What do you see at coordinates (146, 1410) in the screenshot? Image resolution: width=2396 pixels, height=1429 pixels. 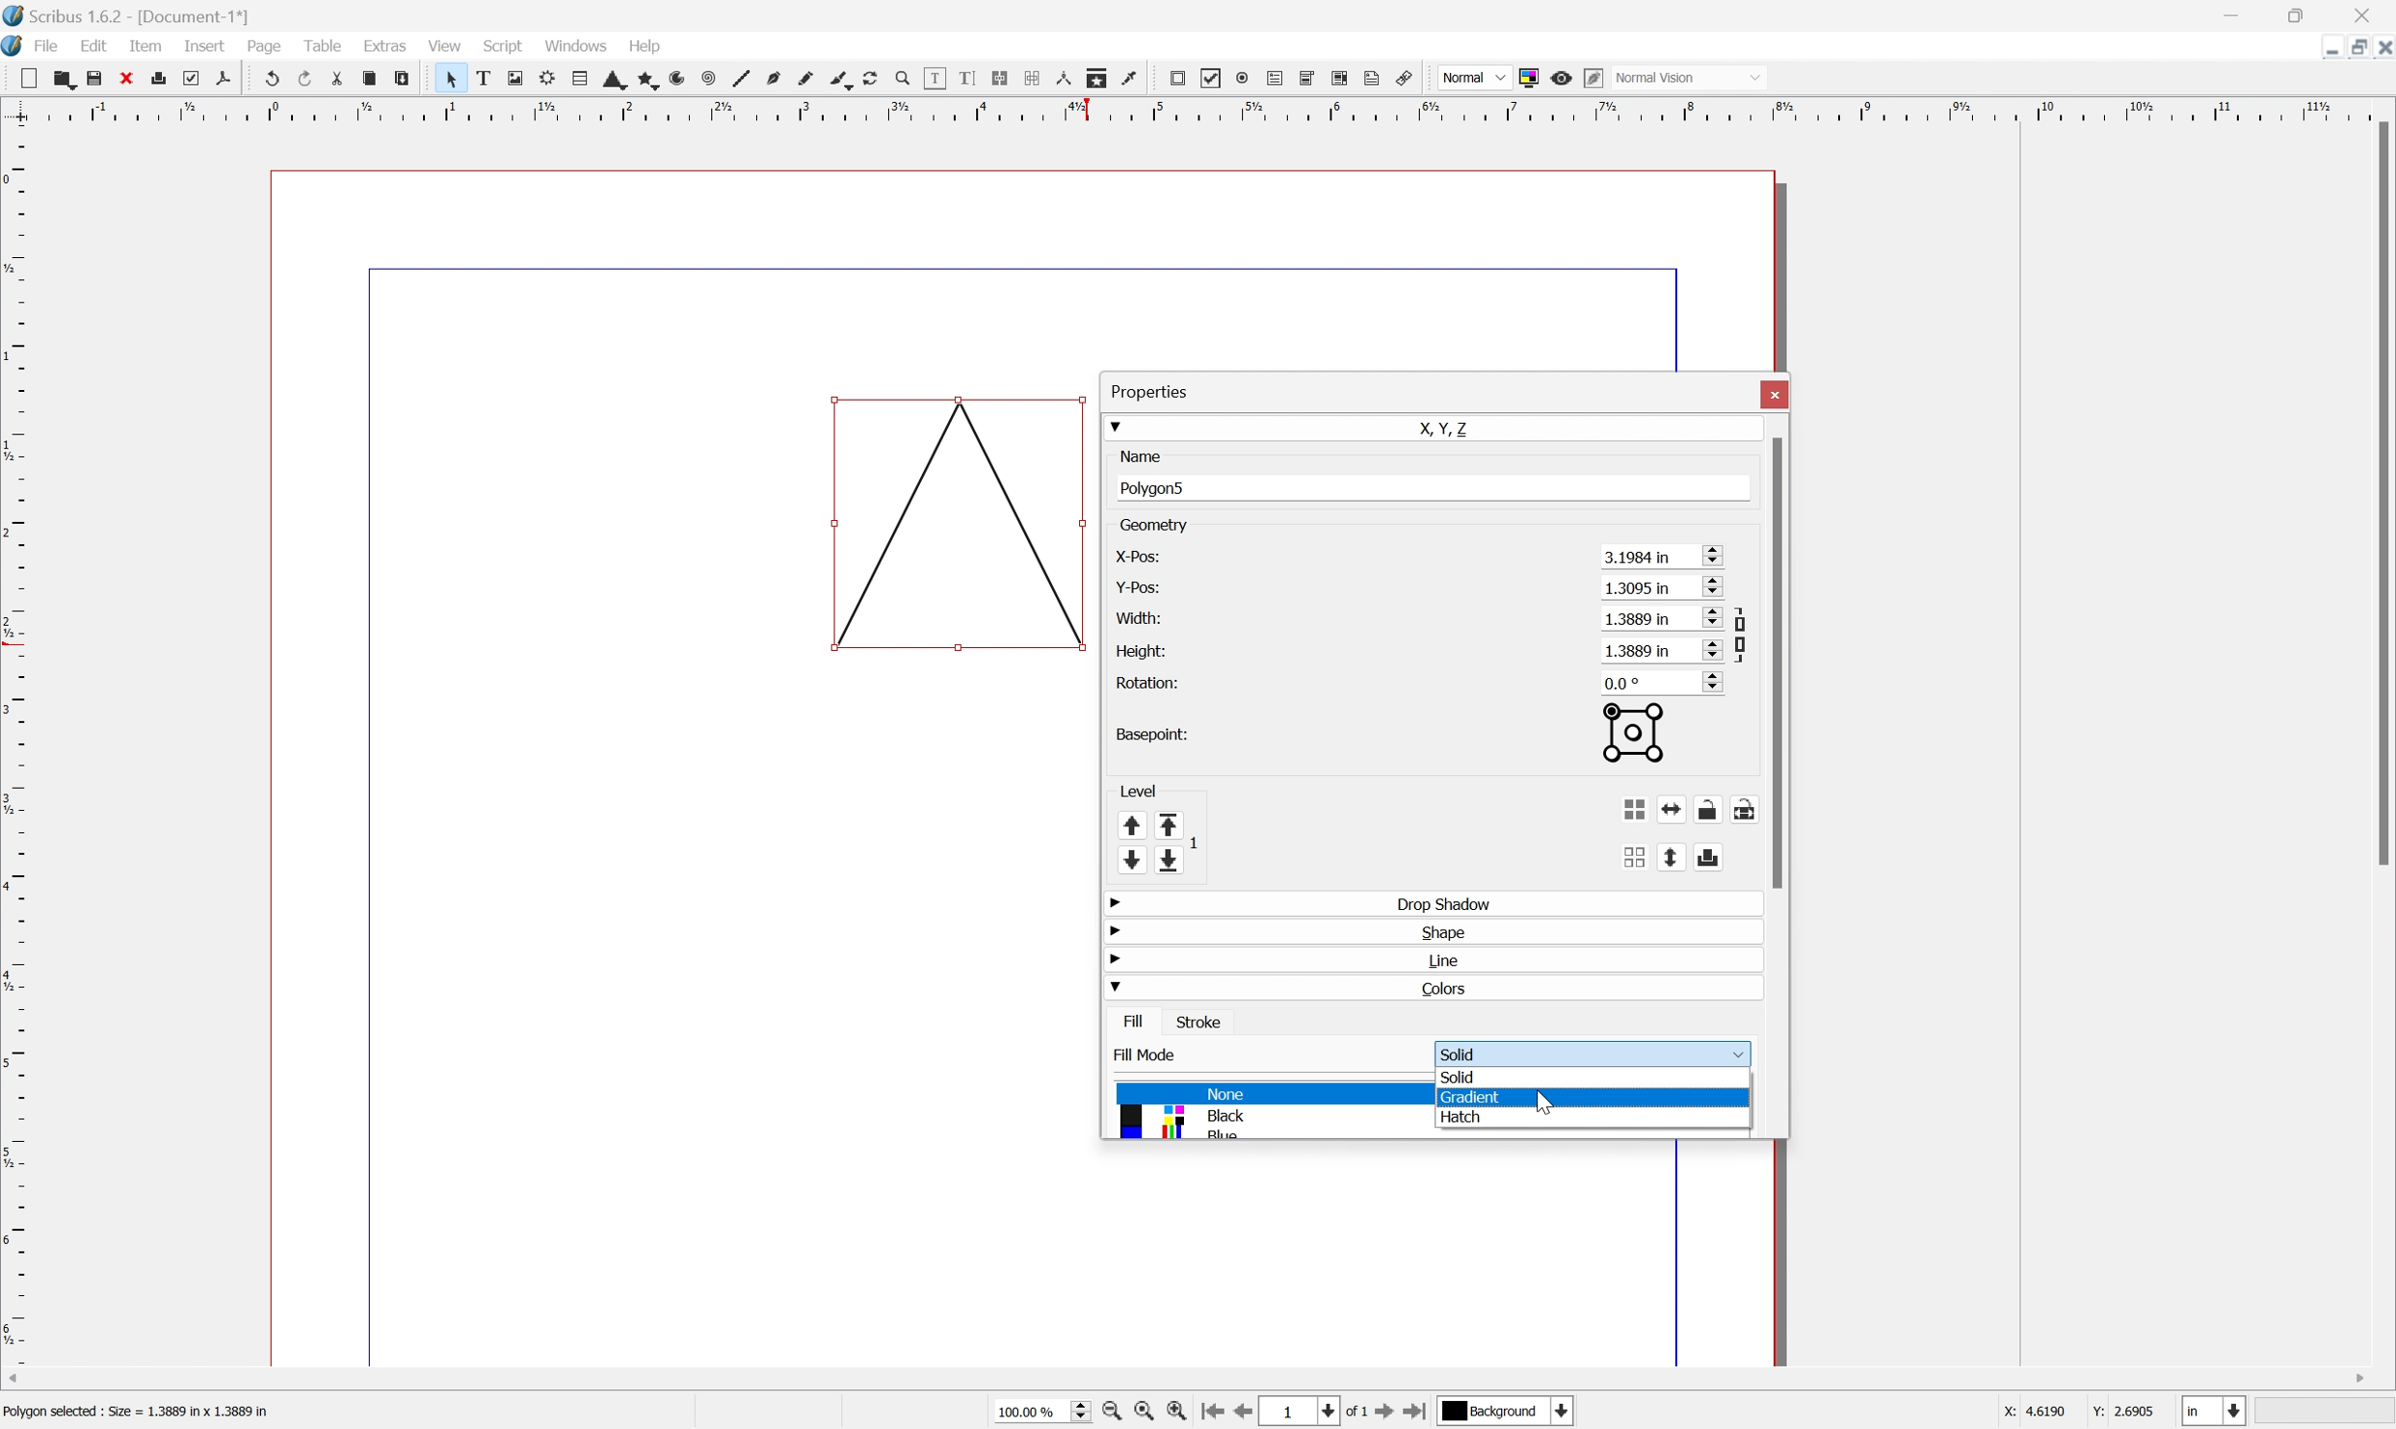 I see `Text` at bounding box center [146, 1410].